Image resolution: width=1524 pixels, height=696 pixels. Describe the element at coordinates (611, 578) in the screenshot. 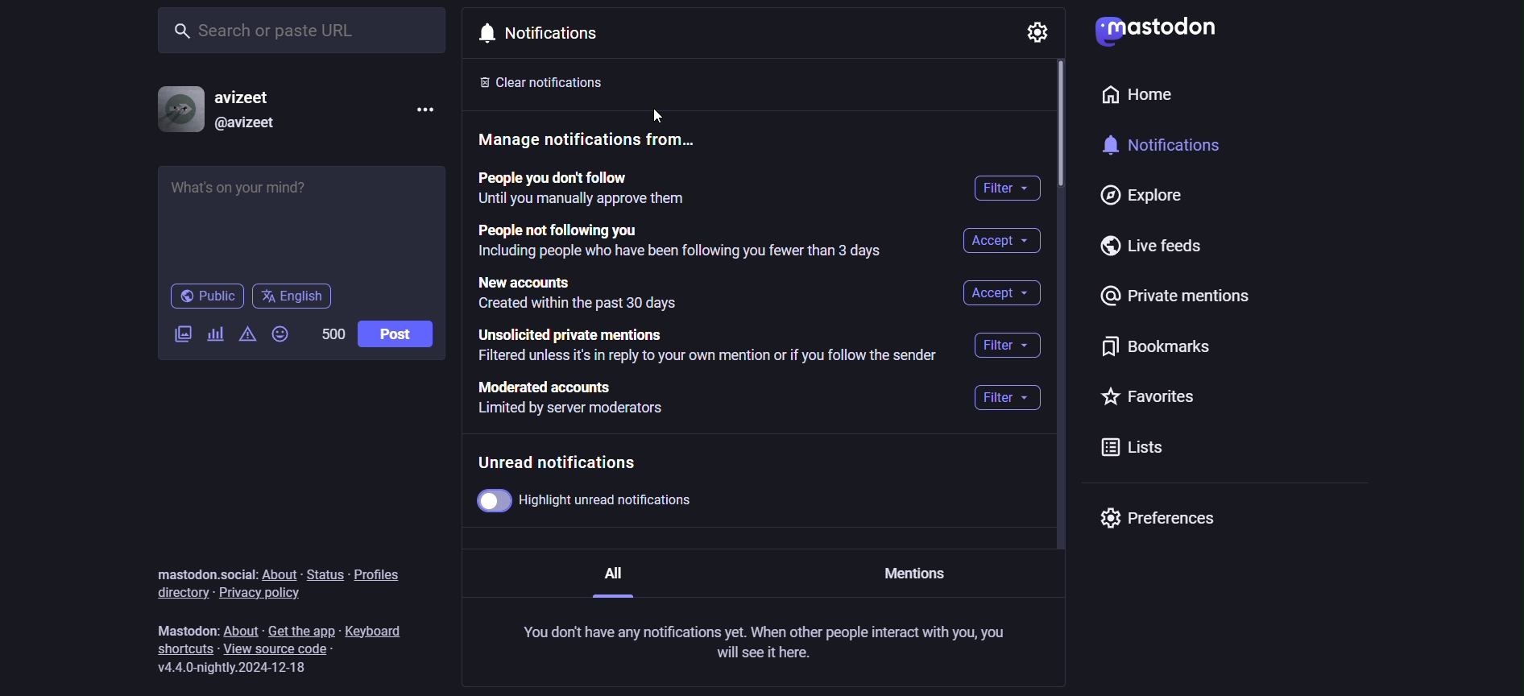

I see `all` at that location.